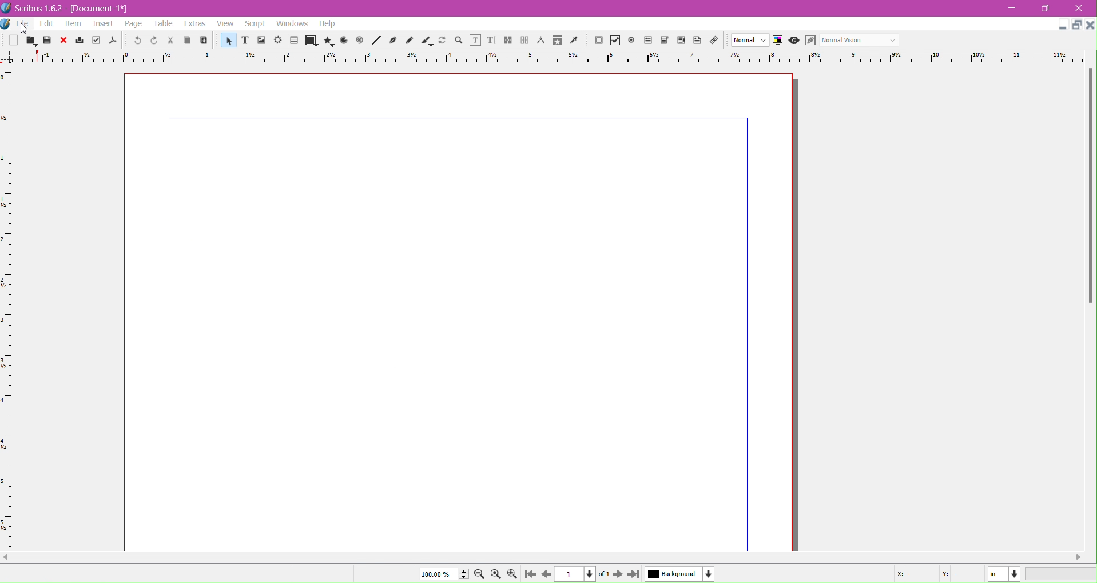  I want to click on copy item properties, so click(557, 42).